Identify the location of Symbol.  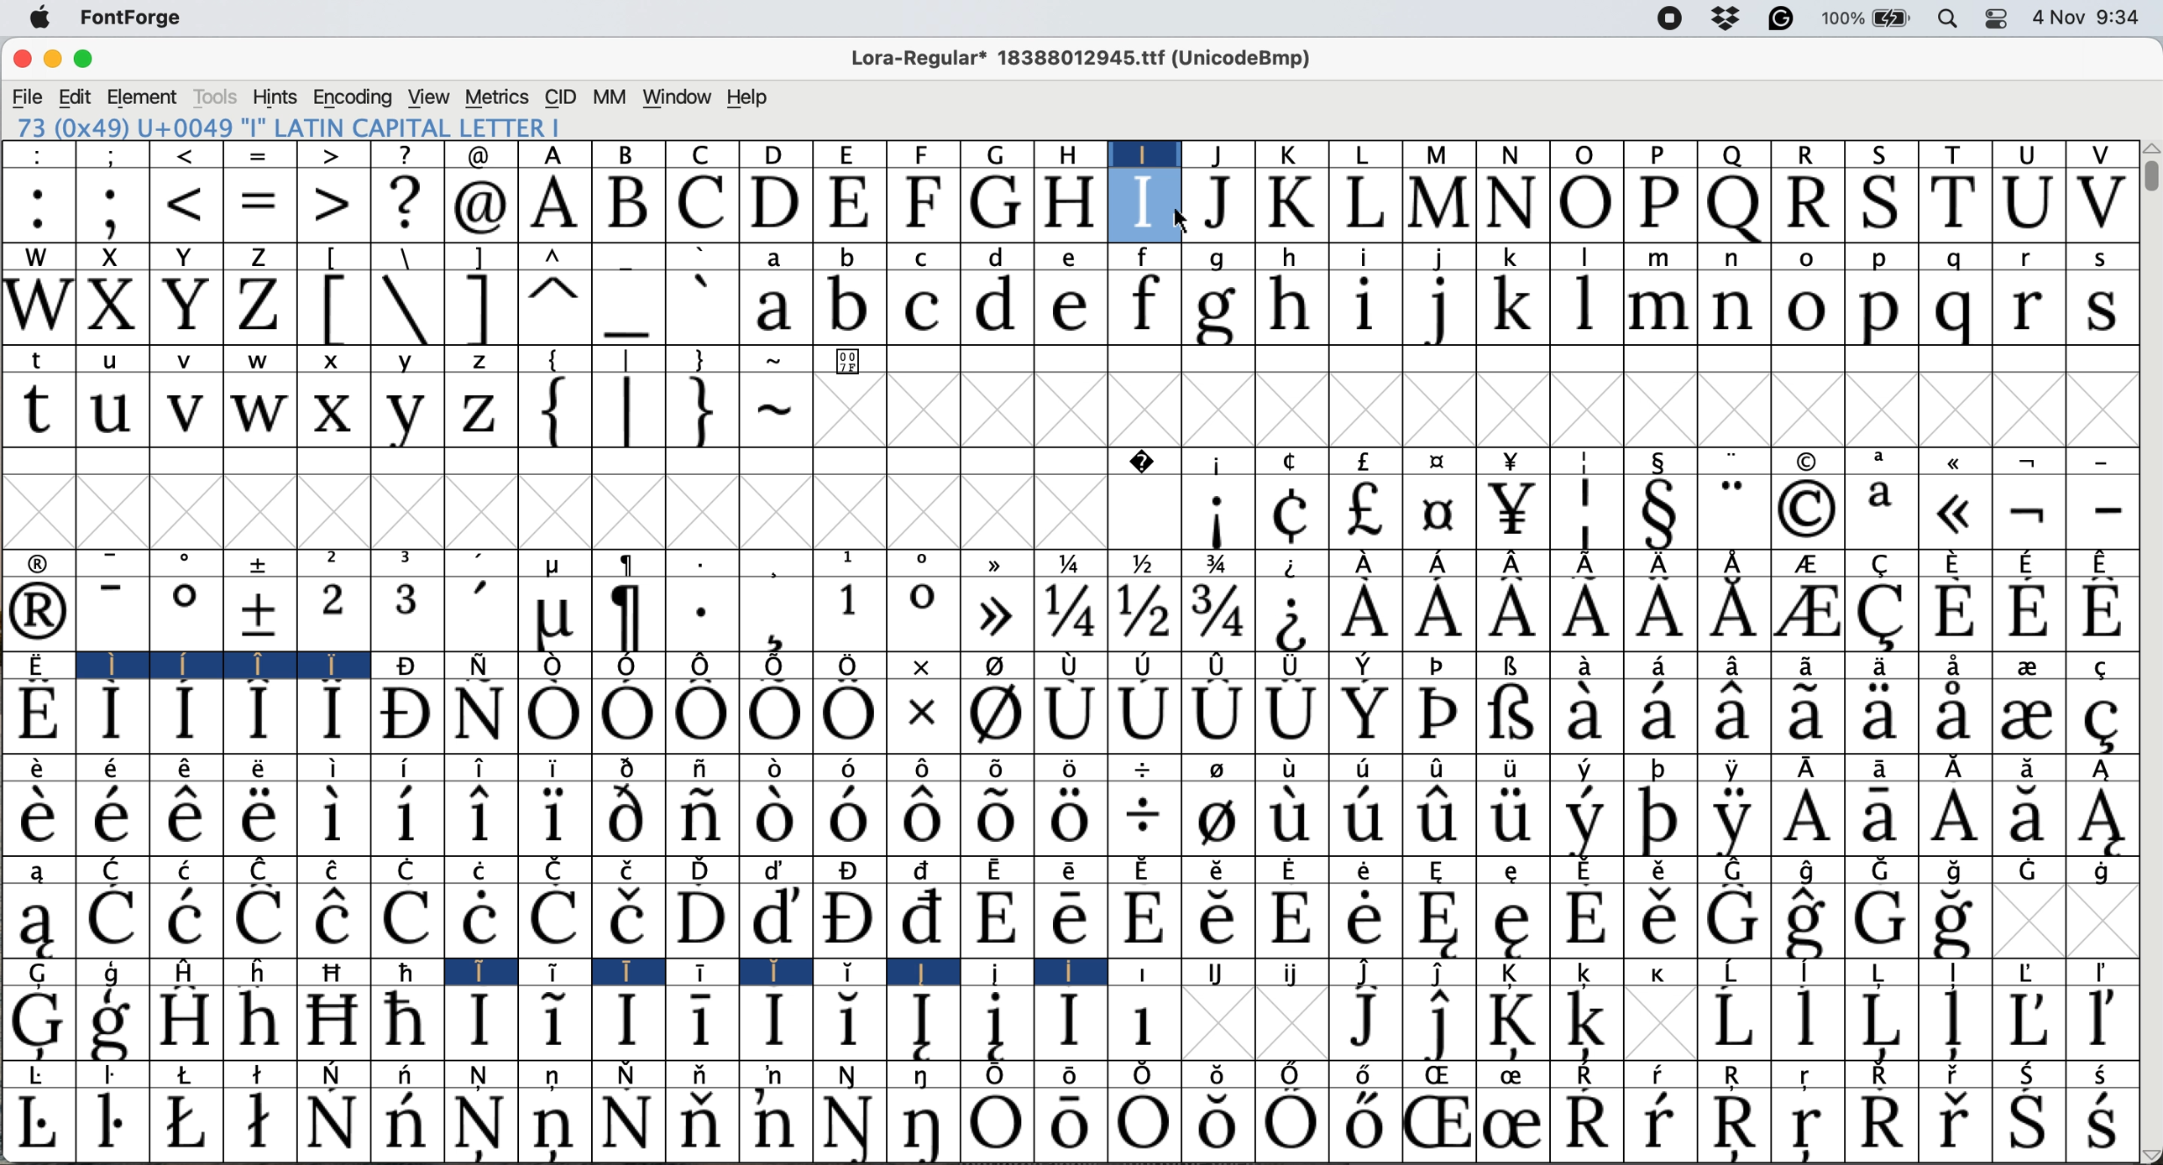
(775, 869).